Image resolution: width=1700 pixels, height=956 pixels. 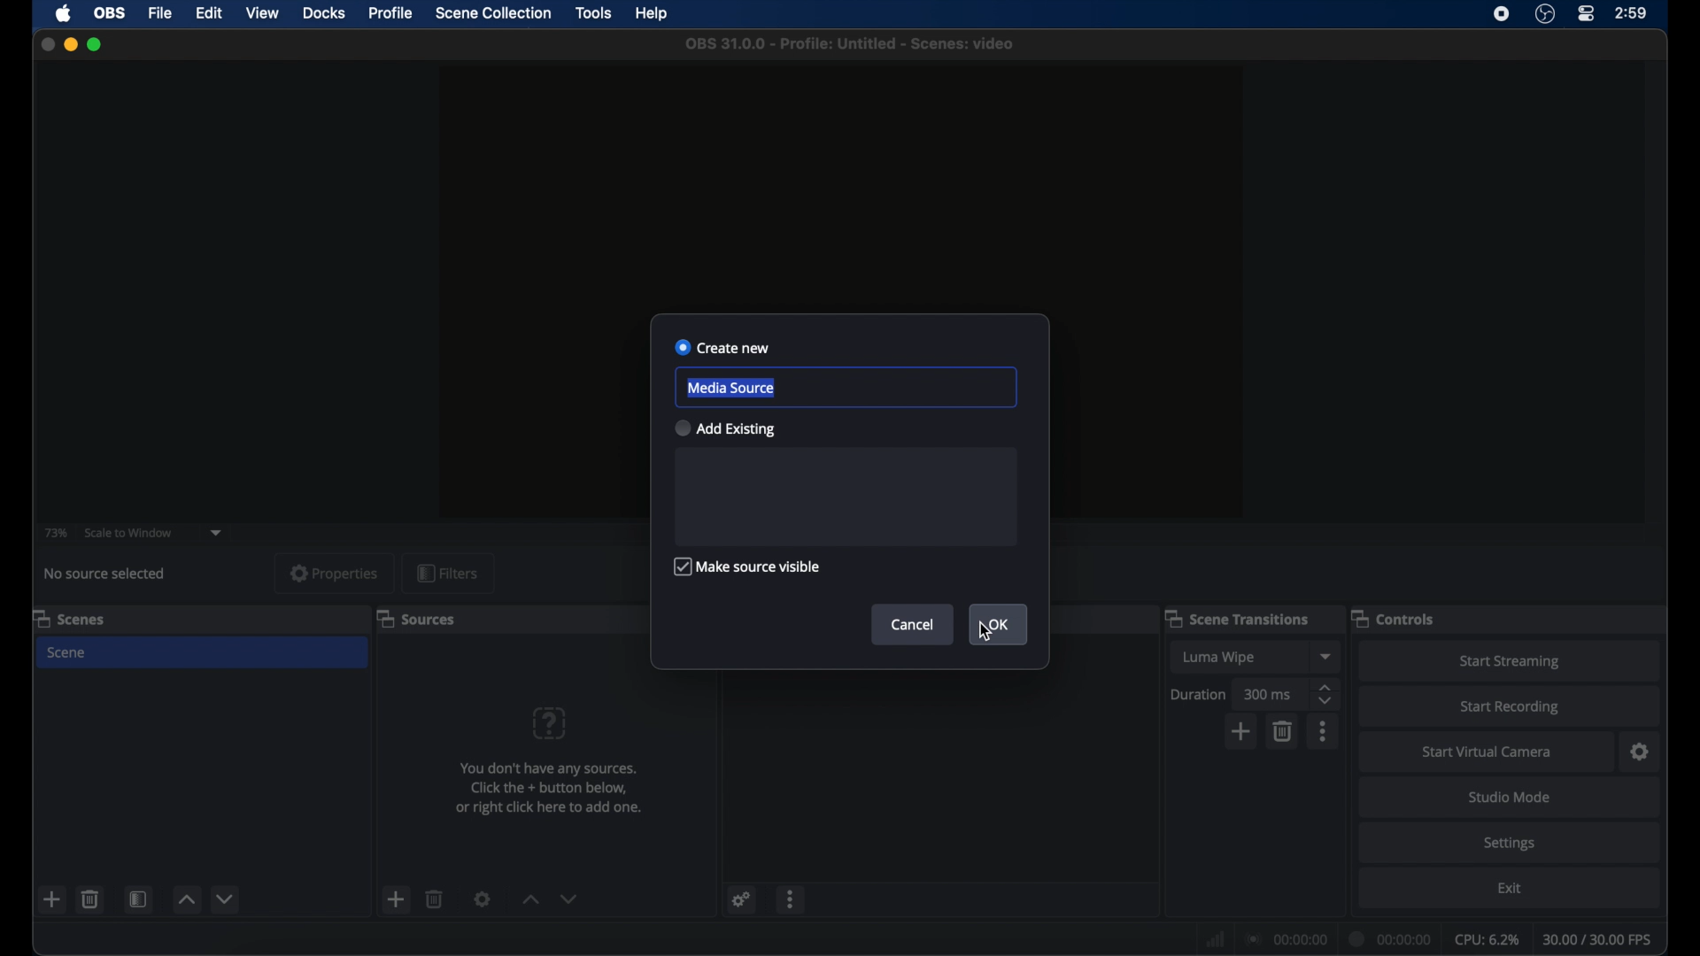 What do you see at coordinates (731, 388) in the screenshot?
I see `media source` at bounding box center [731, 388].